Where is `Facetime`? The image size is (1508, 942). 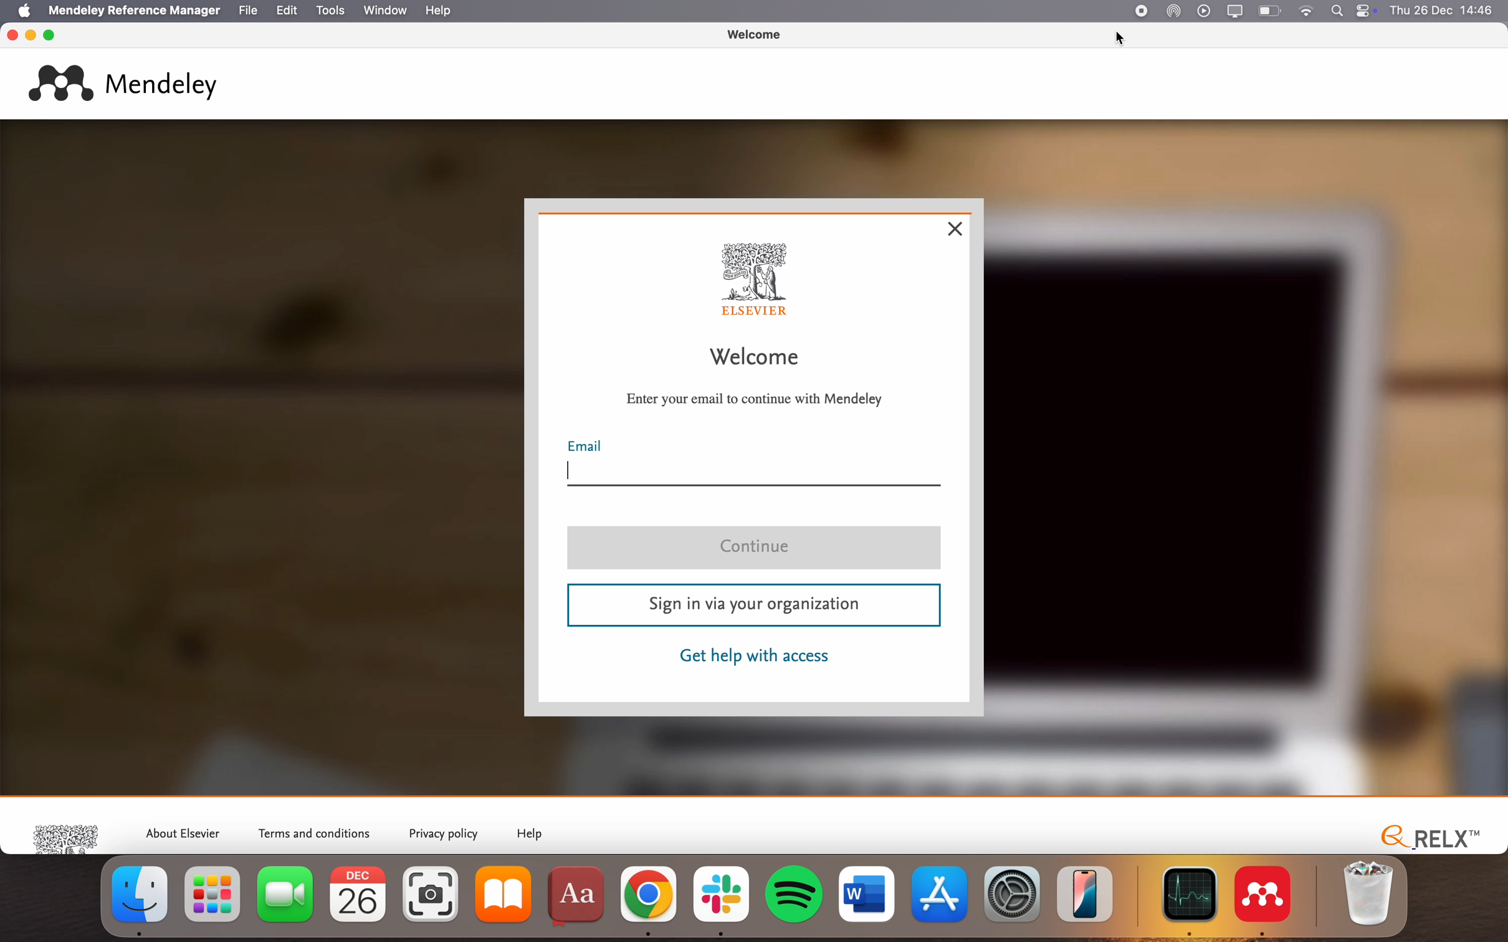 Facetime is located at coordinates (284, 898).